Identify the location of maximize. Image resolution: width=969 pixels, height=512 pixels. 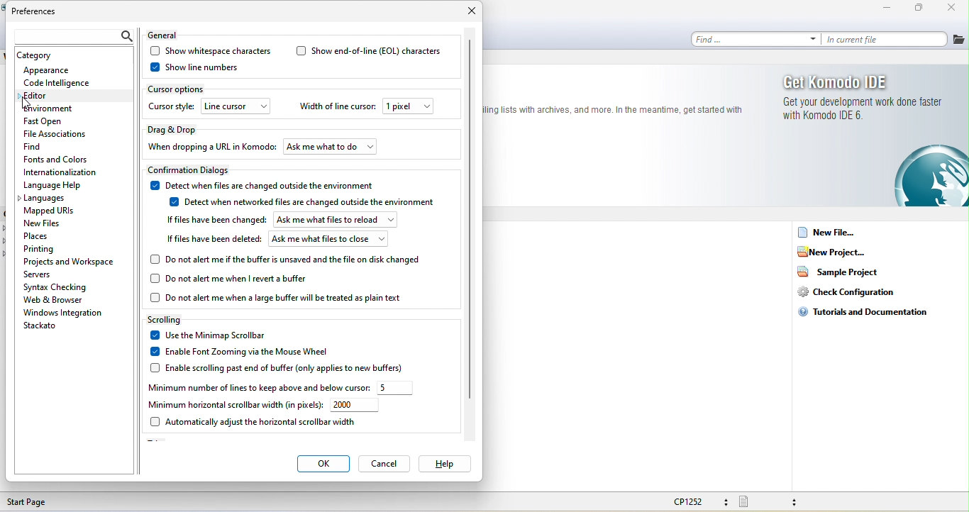
(922, 8).